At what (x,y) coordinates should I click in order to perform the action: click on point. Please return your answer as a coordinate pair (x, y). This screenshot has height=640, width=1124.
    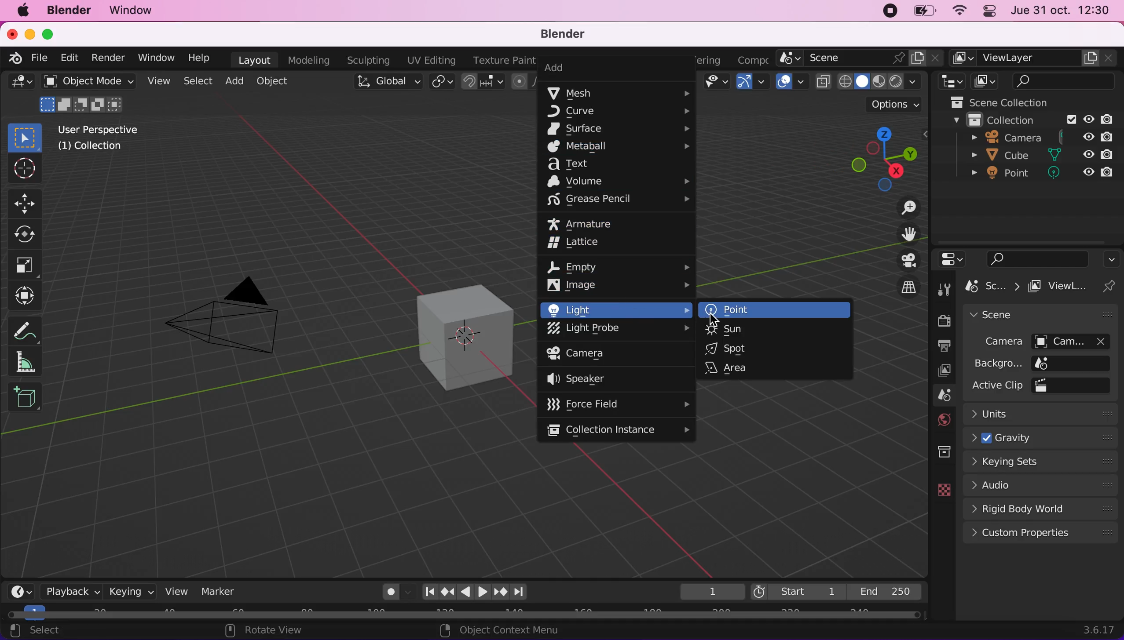
    Looking at the image, I should click on (1003, 175).